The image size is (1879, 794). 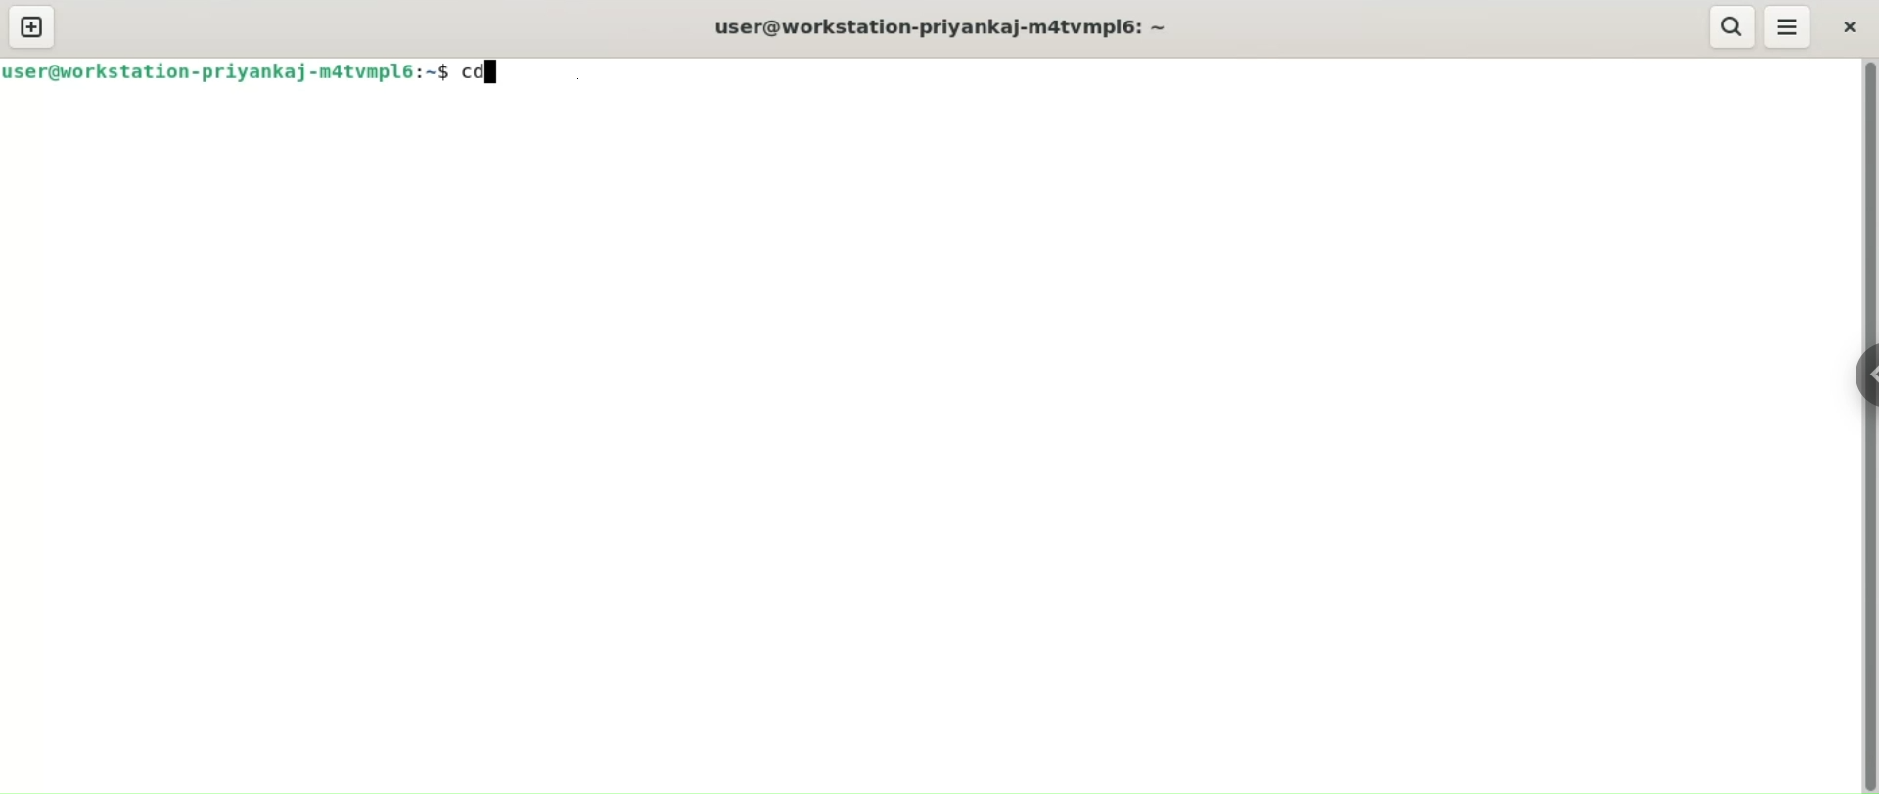 What do you see at coordinates (32, 27) in the screenshot?
I see `new tab` at bounding box center [32, 27].